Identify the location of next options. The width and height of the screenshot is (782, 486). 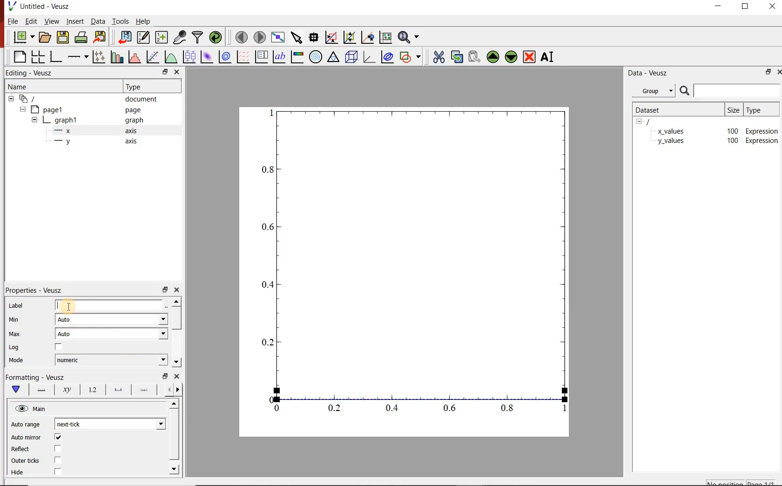
(168, 390).